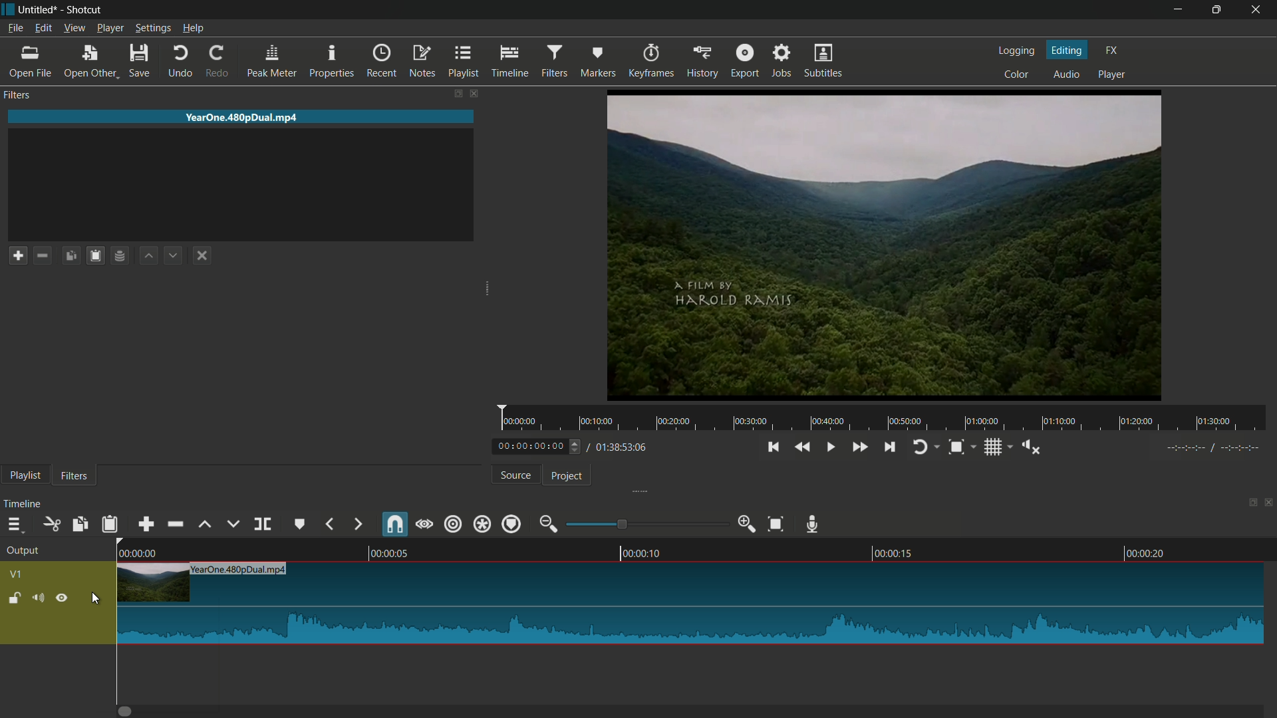 Image resolution: width=1277 pixels, height=718 pixels. Describe the element at coordinates (382, 62) in the screenshot. I see `recent` at that location.